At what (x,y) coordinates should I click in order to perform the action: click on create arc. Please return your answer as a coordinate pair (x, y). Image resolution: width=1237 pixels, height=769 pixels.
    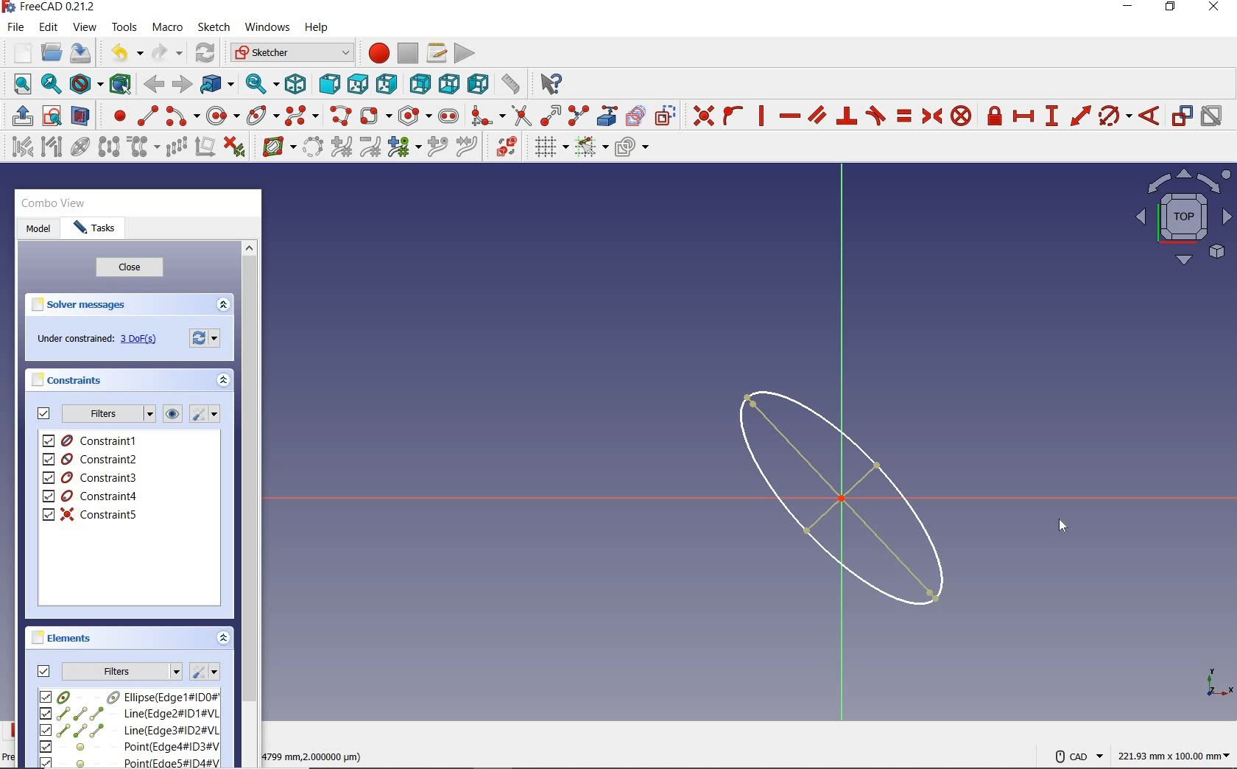
    Looking at the image, I should click on (183, 114).